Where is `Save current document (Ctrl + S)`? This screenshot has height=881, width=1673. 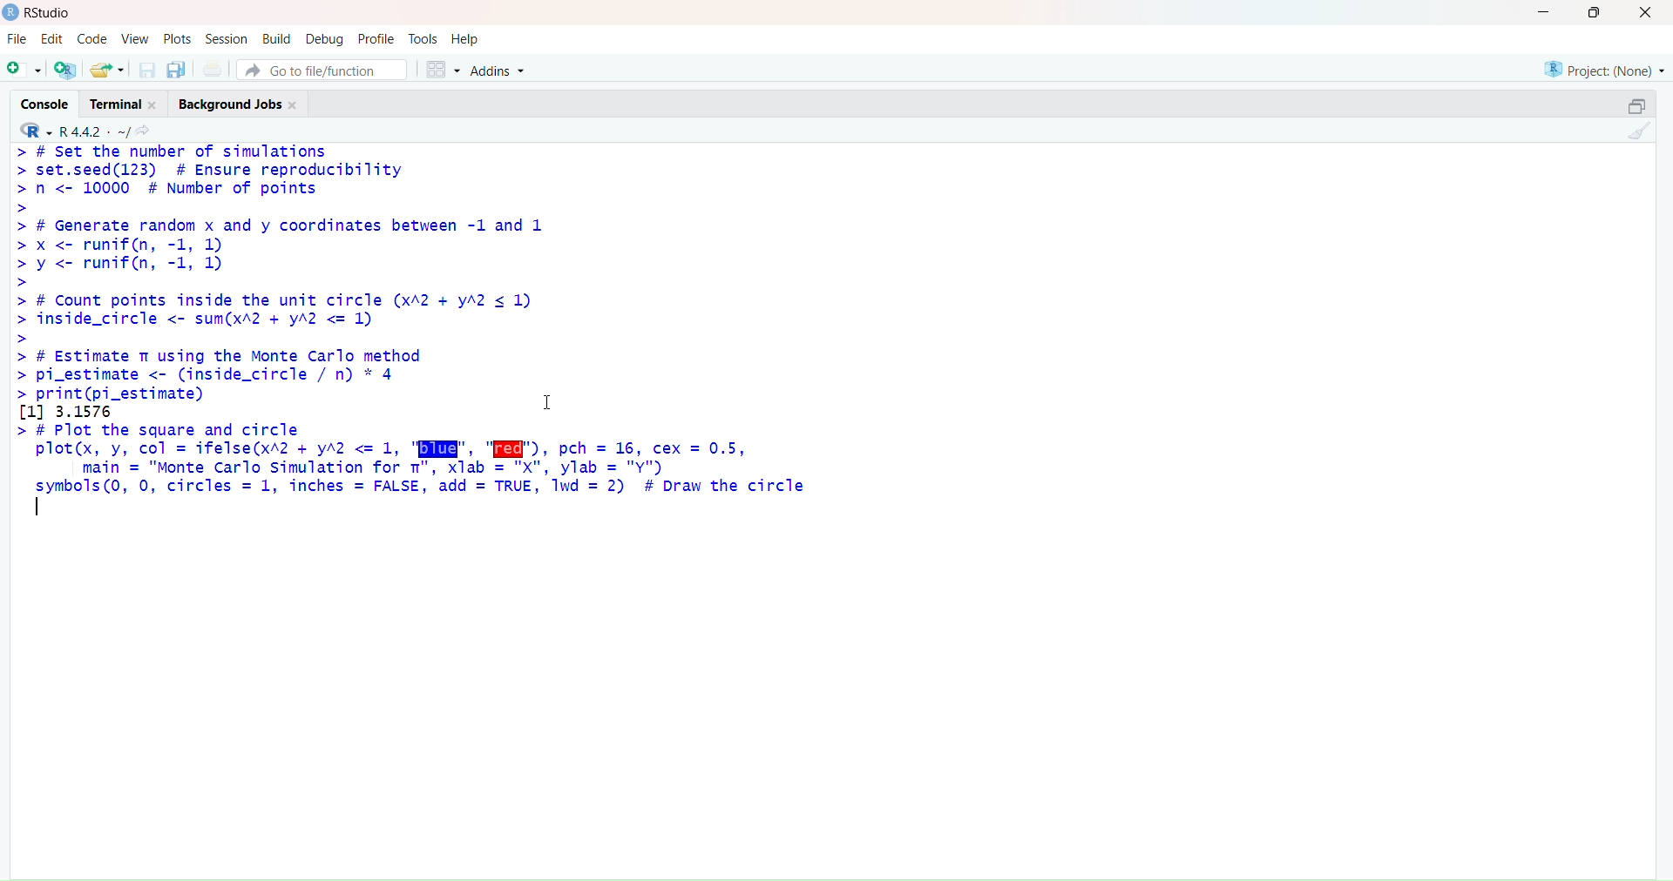 Save current document (Ctrl + S) is located at coordinates (145, 67).